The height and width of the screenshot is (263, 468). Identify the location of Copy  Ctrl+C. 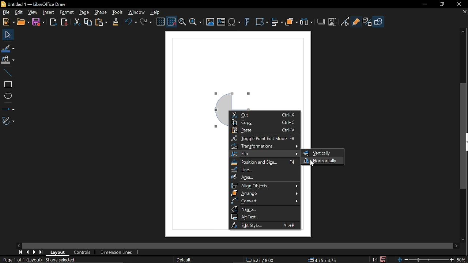
(264, 122).